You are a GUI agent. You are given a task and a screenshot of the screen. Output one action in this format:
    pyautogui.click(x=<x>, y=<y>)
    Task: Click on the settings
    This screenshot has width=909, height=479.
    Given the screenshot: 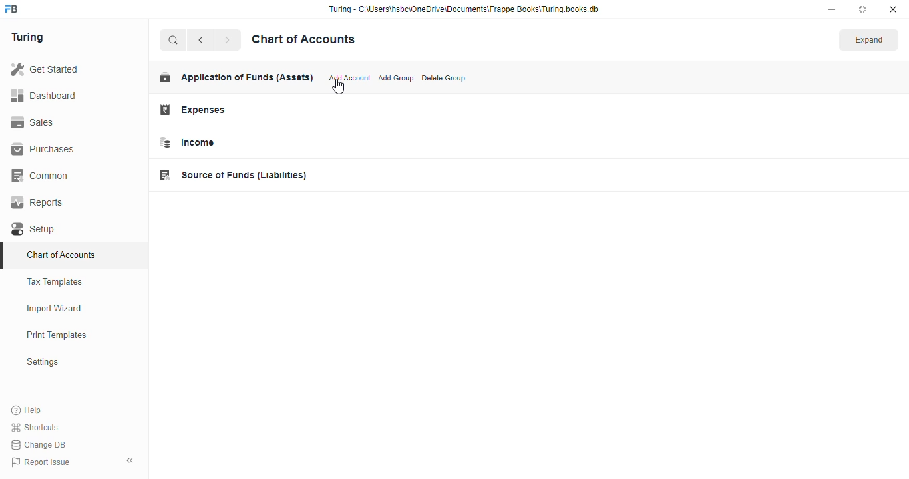 What is the action you would take?
    pyautogui.click(x=42, y=361)
    